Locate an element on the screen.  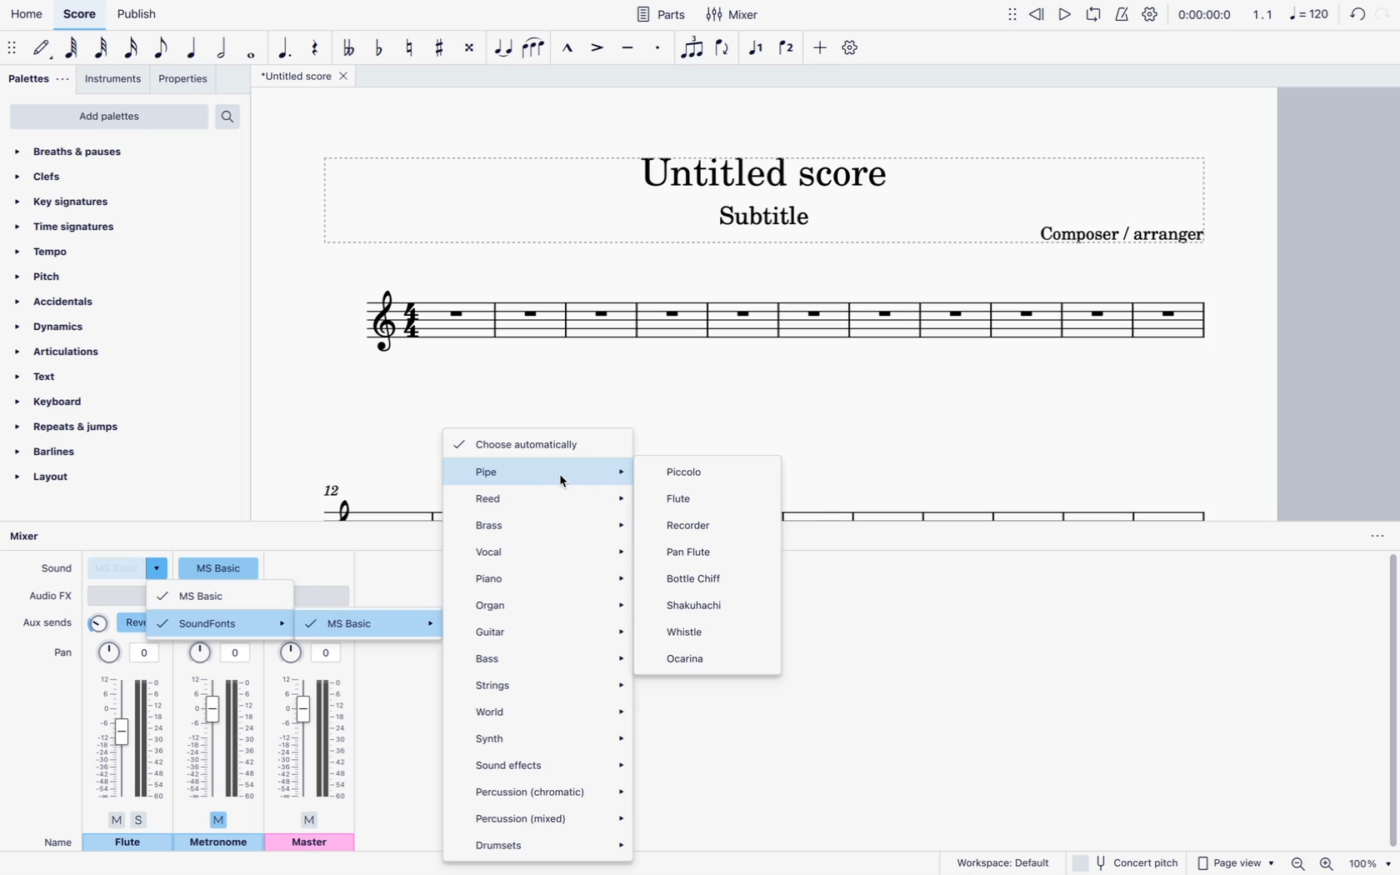
64th note is located at coordinates (73, 48).